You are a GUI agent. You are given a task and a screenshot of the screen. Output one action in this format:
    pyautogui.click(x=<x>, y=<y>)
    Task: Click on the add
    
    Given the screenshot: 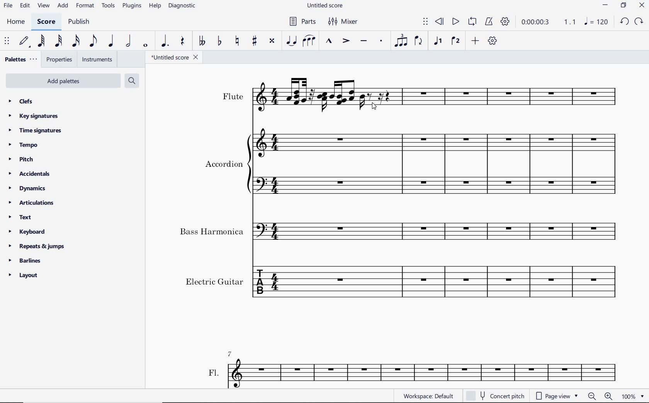 What is the action you would take?
    pyautogui.click(x=475, y=41)
    